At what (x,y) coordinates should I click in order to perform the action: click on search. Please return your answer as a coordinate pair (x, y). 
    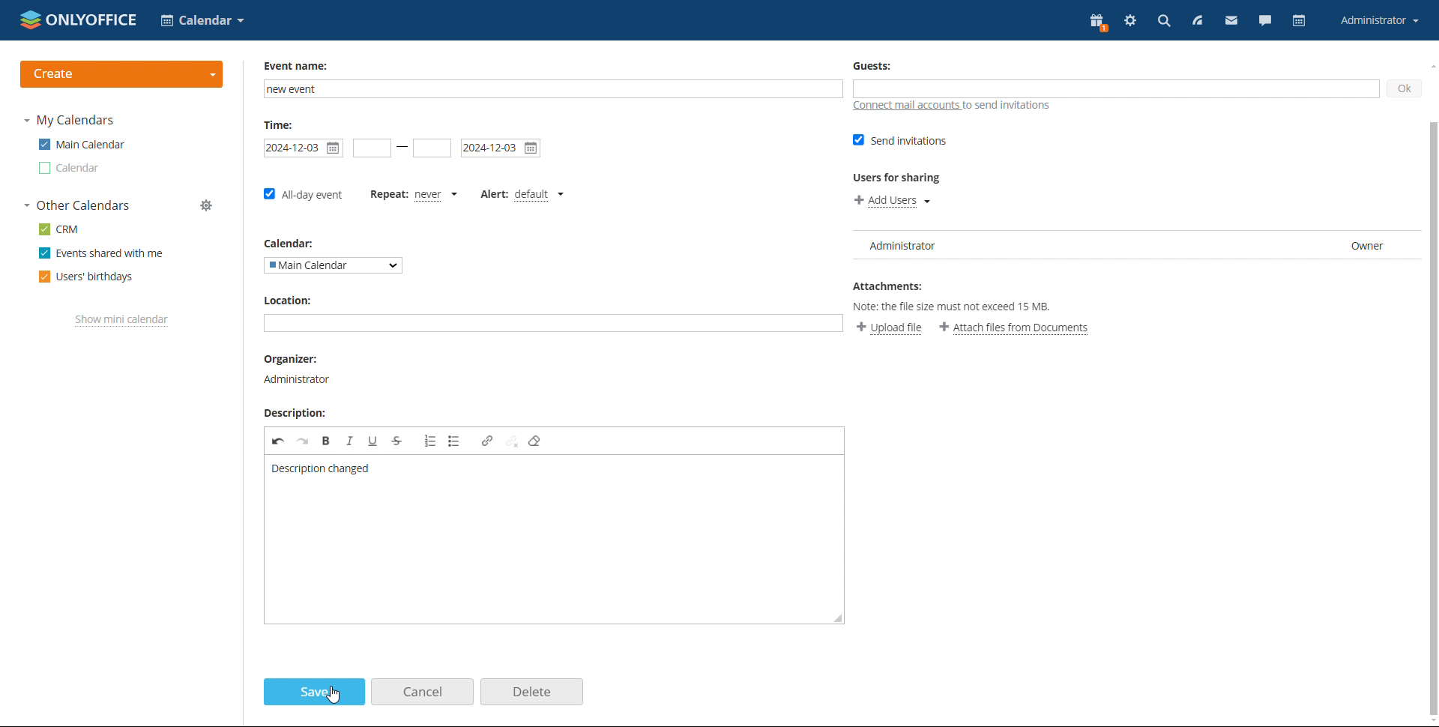
    Looking at the image, I should click on (1162, 22).